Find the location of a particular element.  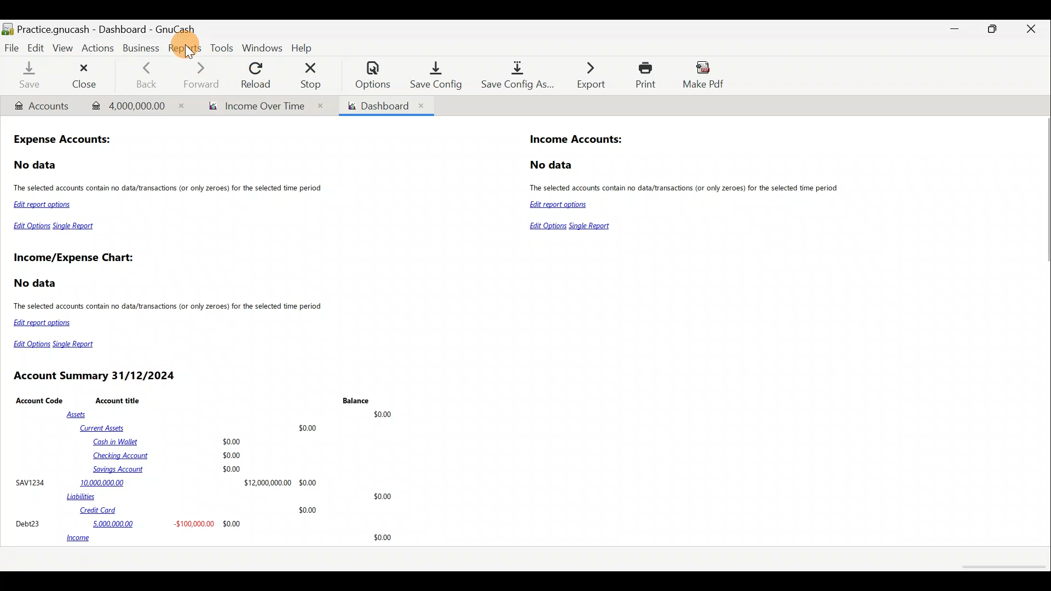

Close is located at coordinates (1032, 31).